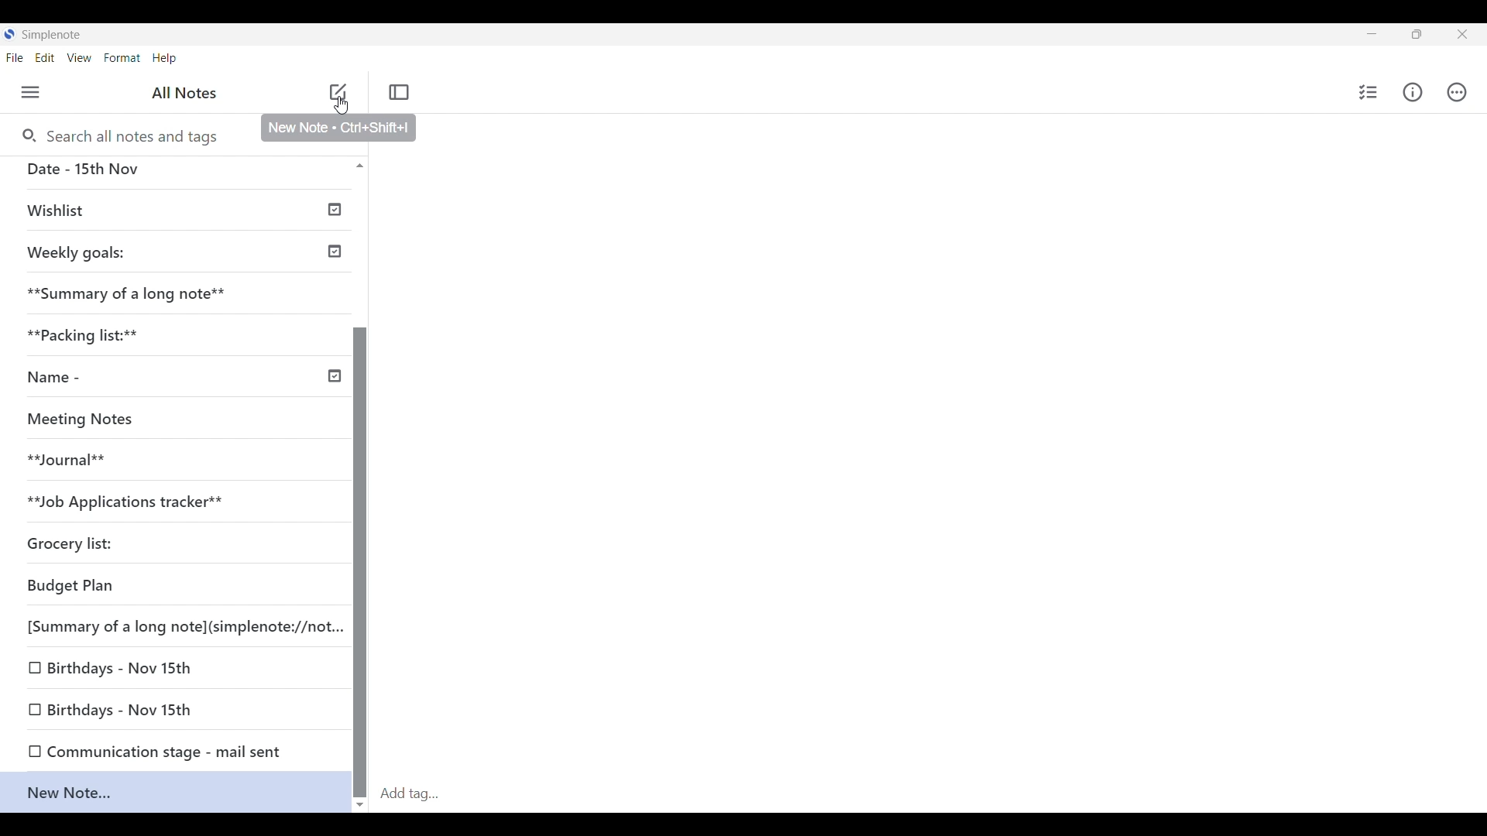 The image size is (1487, 836). Describe the element at coordinates (400, 92) in the screenshot. I see `Toggle focus mode` at that location.